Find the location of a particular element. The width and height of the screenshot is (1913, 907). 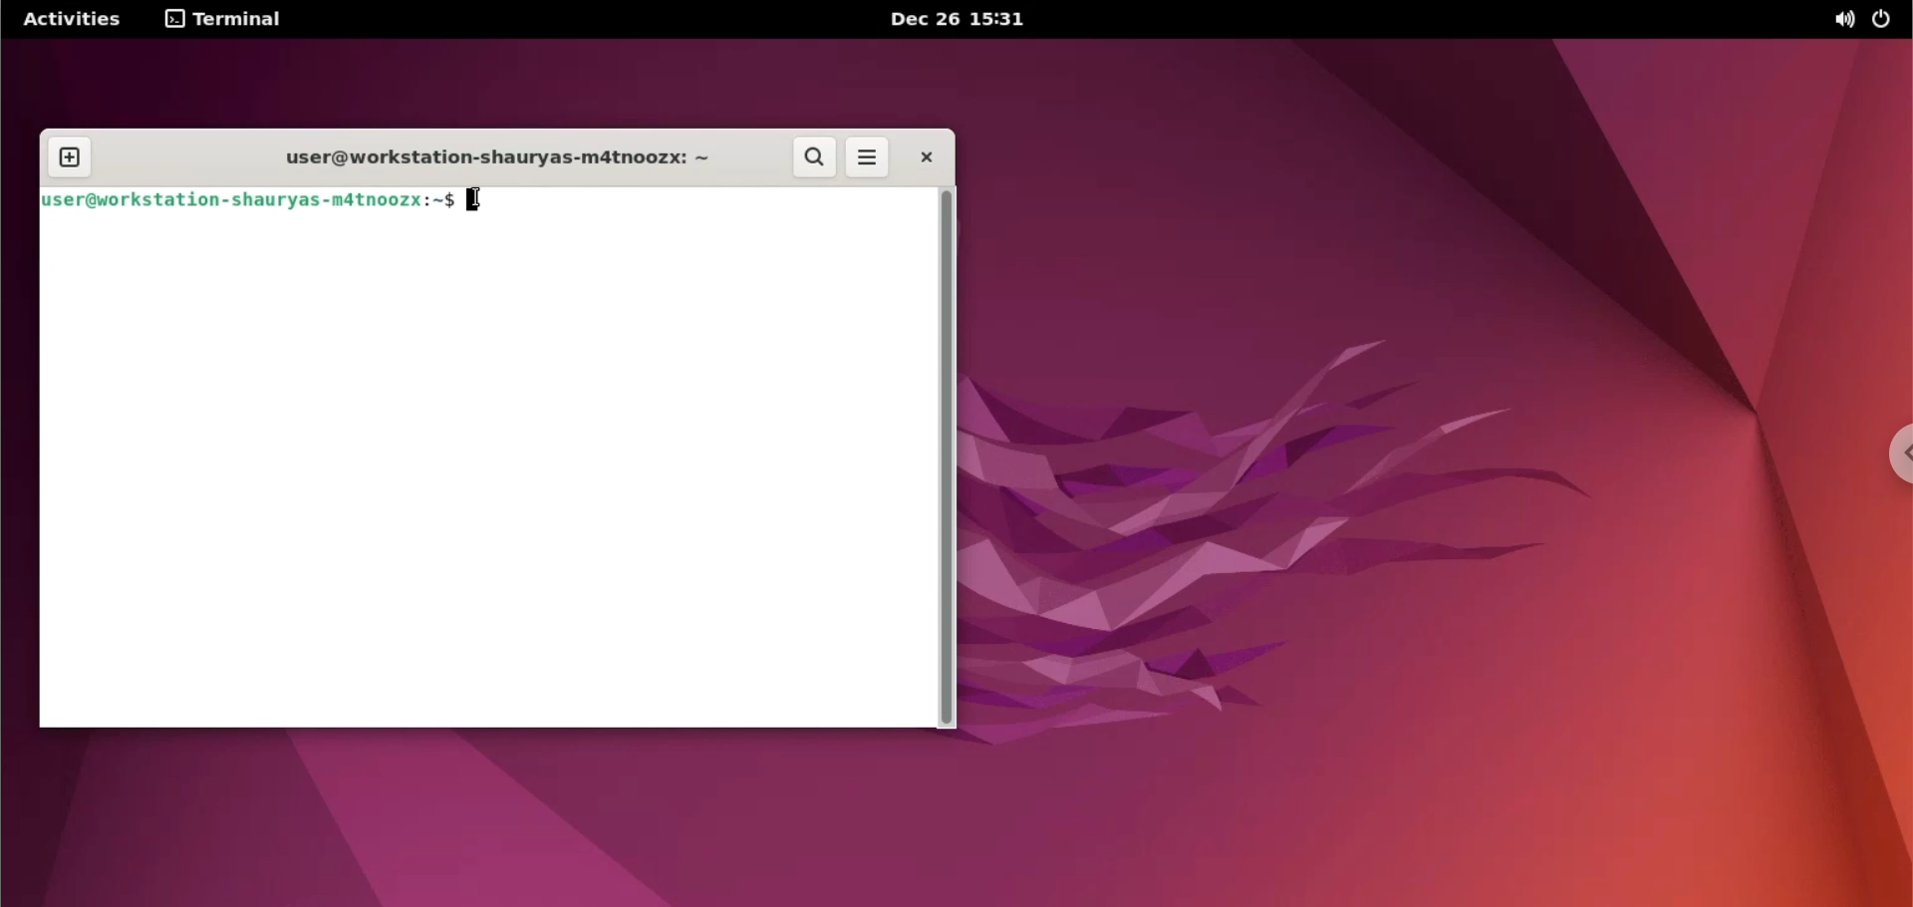

chrome options is located at coordinates (1895, 452).